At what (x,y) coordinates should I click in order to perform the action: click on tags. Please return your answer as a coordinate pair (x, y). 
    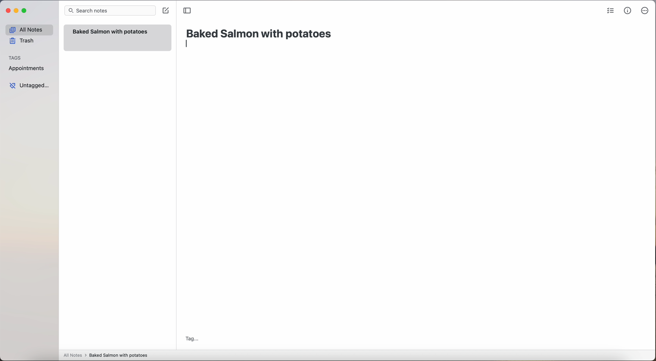
    Looking at the image, I should click on (15, 57).